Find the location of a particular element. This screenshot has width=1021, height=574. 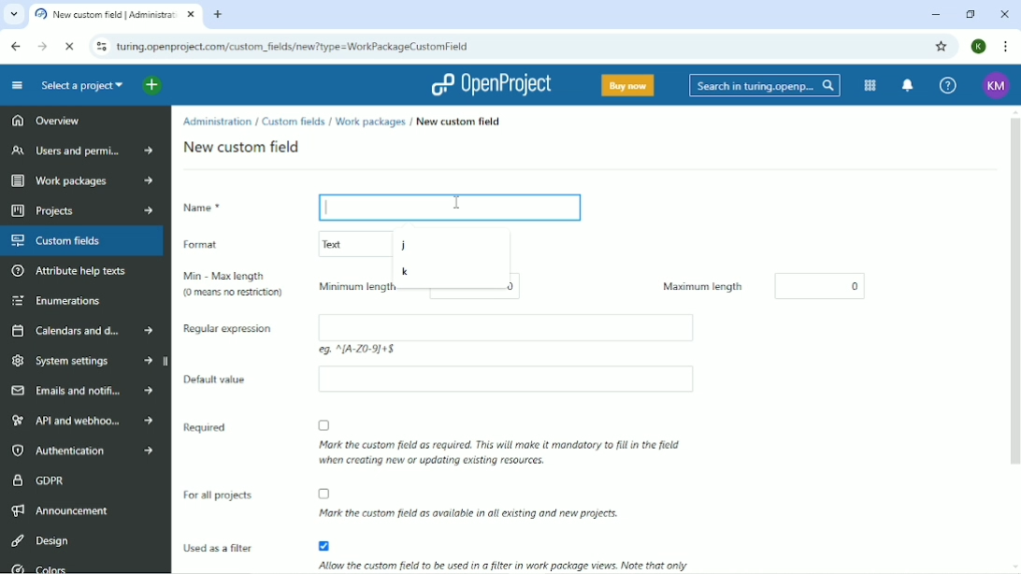

Open quick add menu is located at coordinates (164, 85).